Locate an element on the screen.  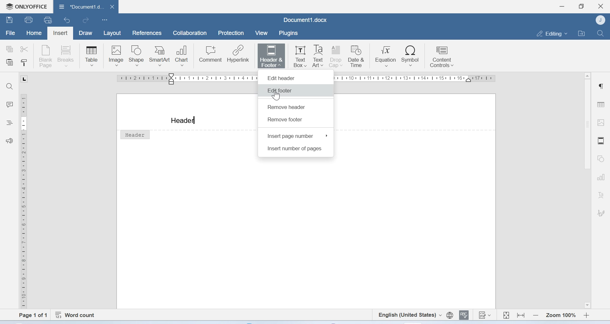
Shape is located at coordinates (137, 56).